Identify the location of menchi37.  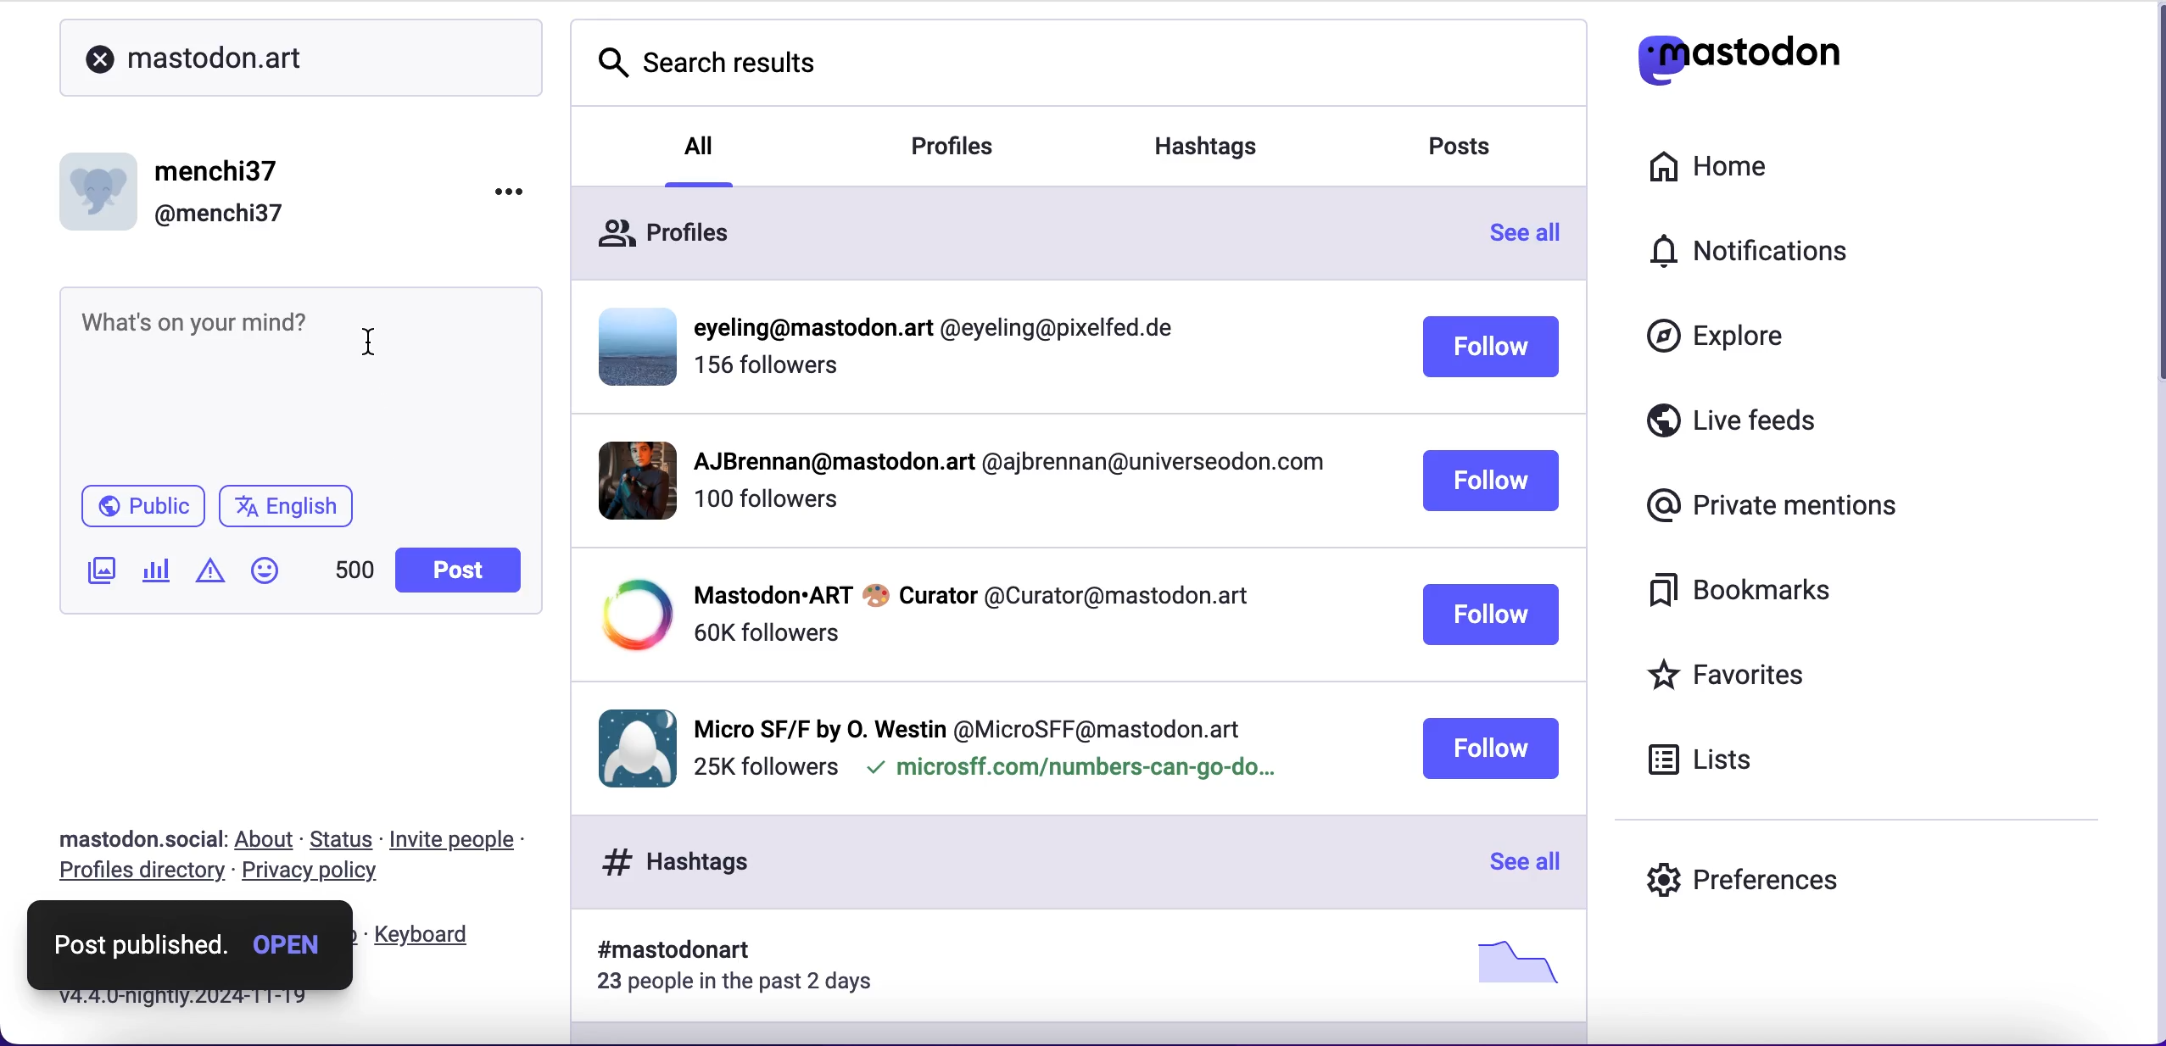
(220, 172).